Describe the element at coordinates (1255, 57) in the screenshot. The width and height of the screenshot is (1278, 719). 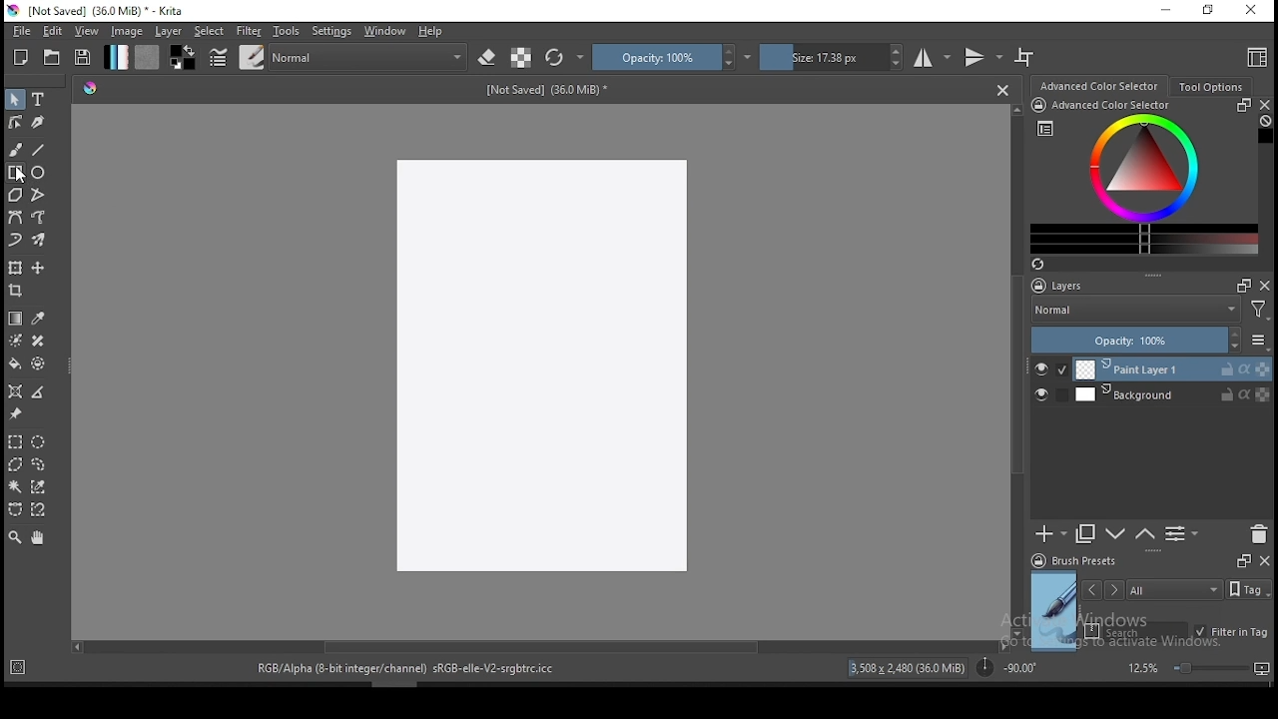
I see `choose workspace` at that location.